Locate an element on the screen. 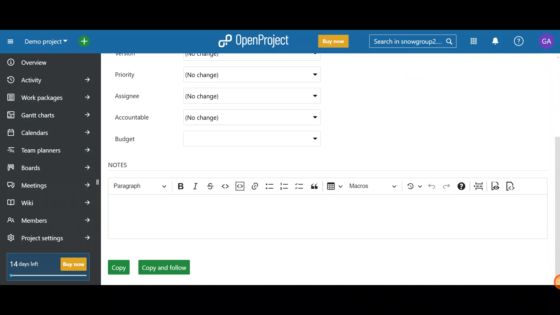 This screenshot has width=560, height=315. Search in snowgroup?....  is located at coordinates (414, 42).